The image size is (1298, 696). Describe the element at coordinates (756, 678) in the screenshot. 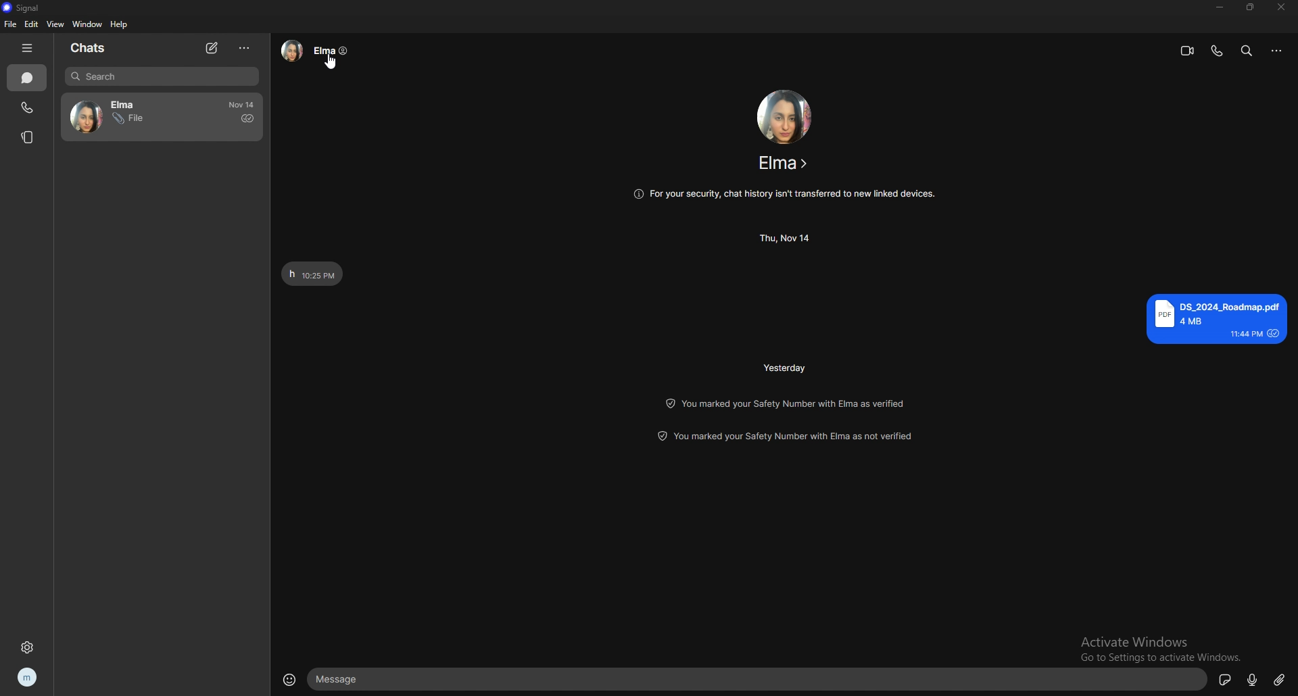

I see `text box` at that location.